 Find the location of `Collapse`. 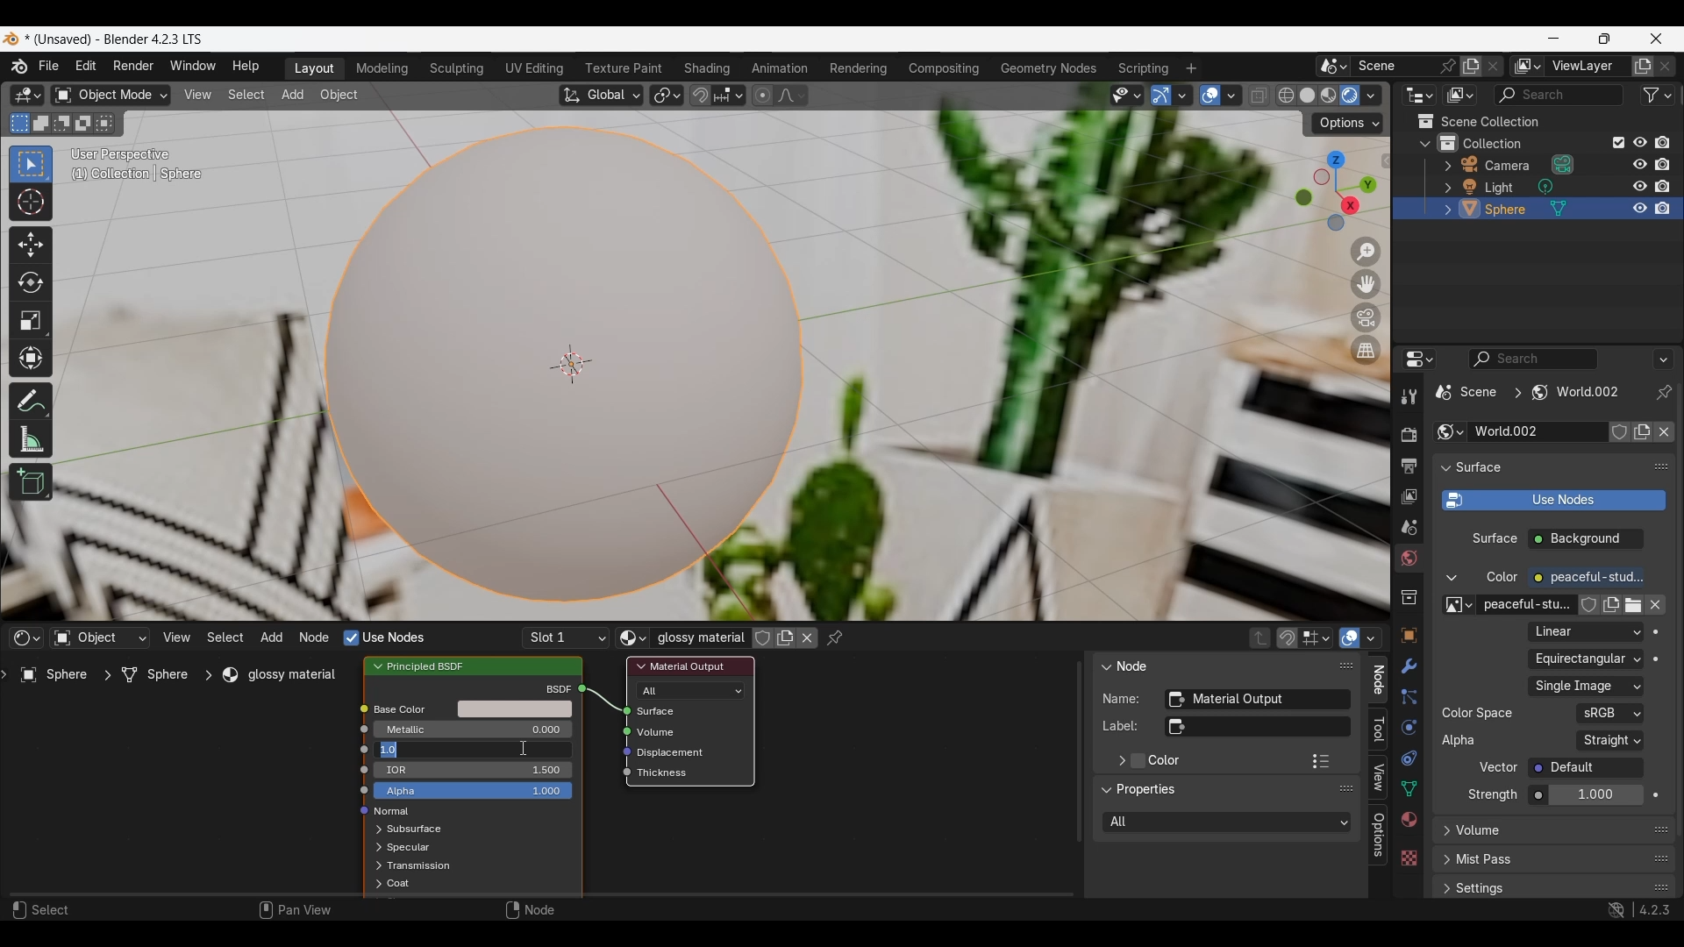

Collapse is located at coordinates (1425, 144).